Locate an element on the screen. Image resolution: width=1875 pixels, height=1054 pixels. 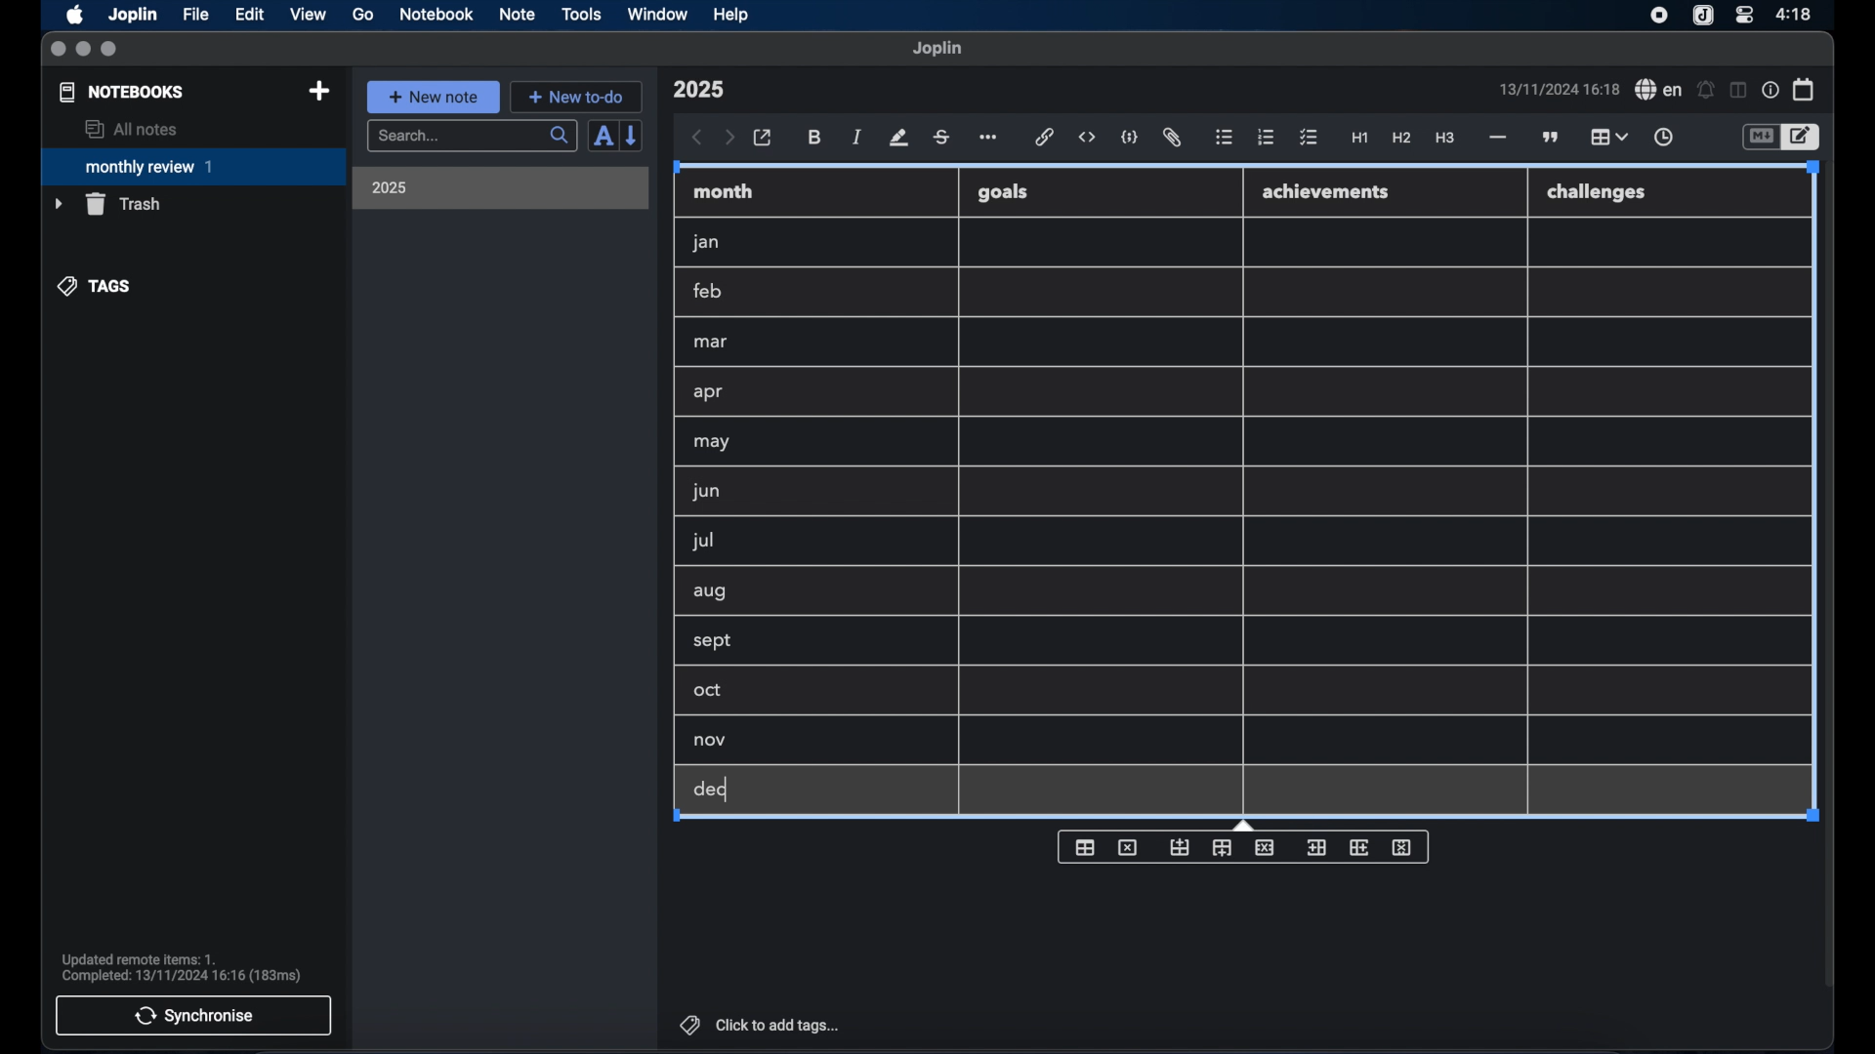
code is located at coordinates (1130, 139).